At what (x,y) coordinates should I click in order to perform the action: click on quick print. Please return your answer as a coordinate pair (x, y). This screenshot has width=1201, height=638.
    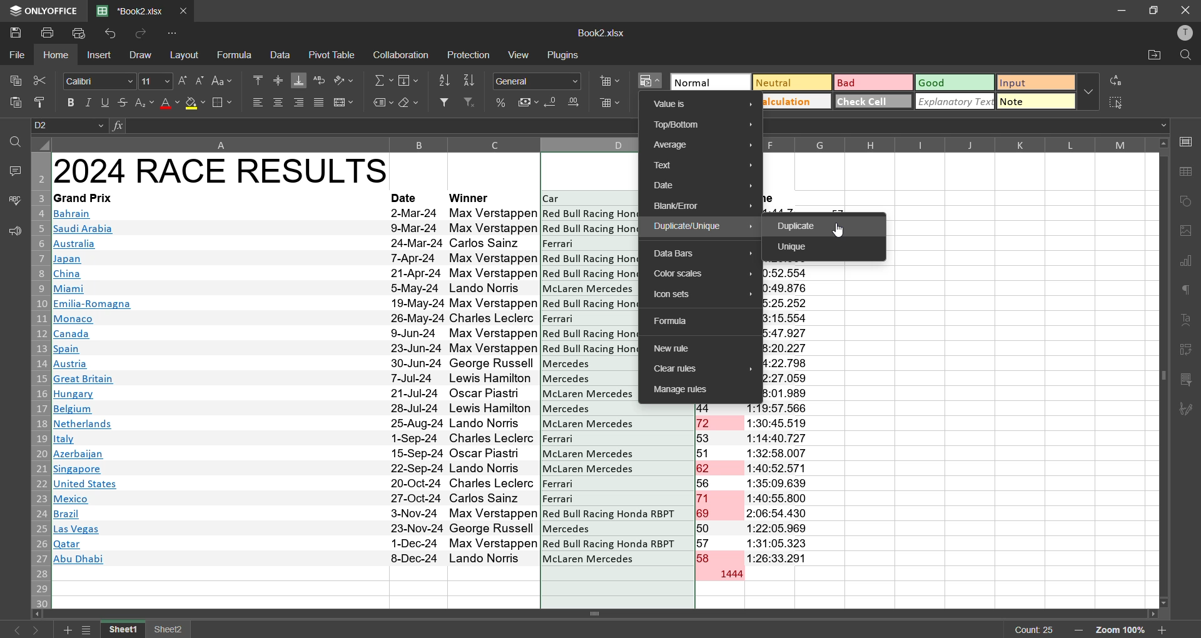
    Looking at the image, I should click on (79, 34).